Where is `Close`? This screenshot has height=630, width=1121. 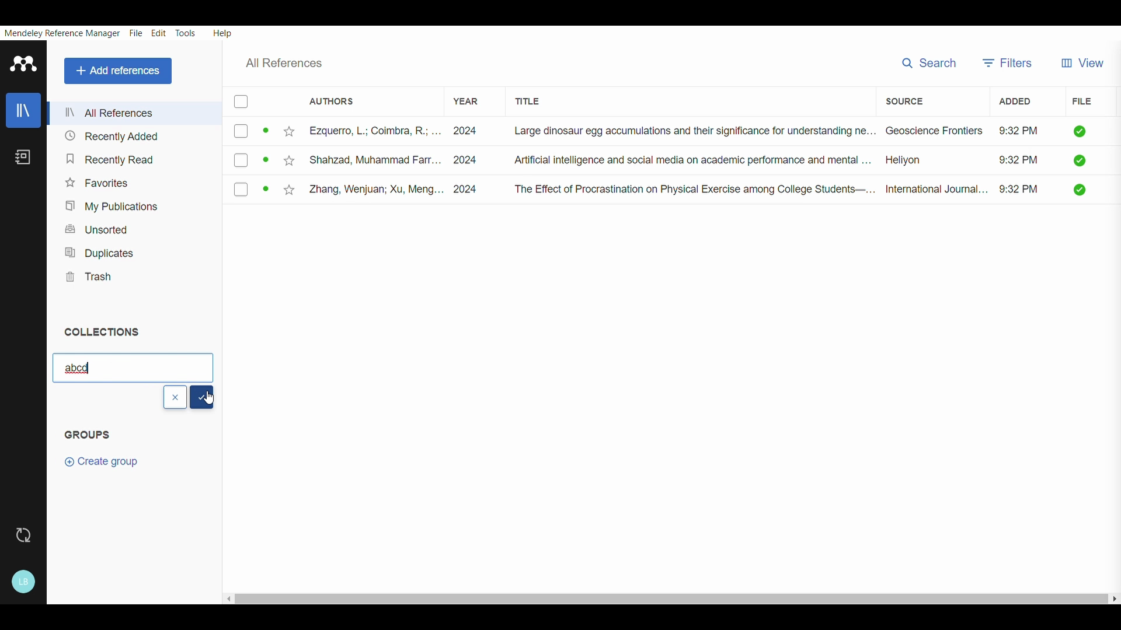 Close is located at coordinates (175, 397).